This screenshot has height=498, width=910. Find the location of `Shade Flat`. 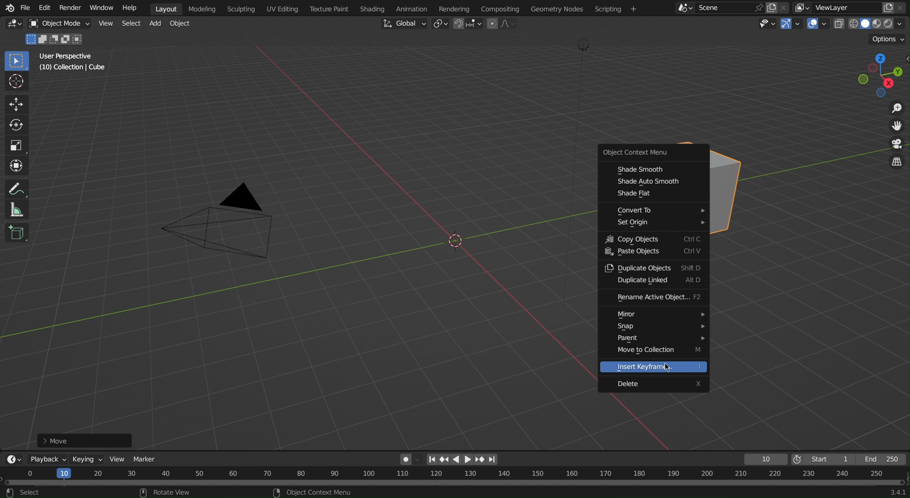

Shade Flat is located at coordinates (651, 195).